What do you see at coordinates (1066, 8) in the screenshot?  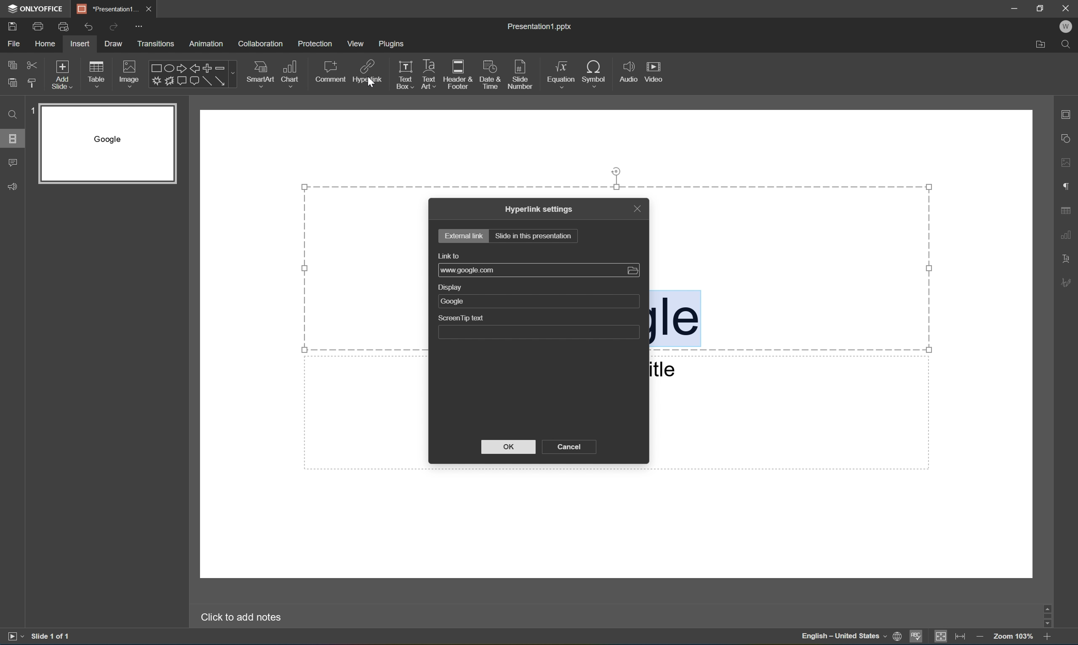 I see `Close` at bounding box center [1066, 8].